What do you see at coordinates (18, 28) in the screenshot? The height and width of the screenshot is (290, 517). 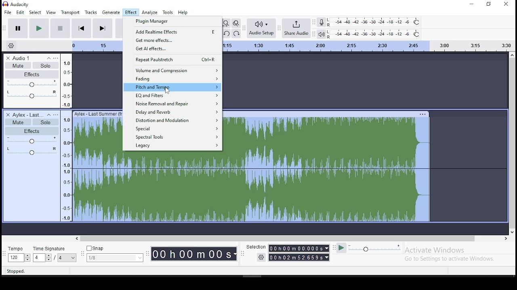 I see `pause` at bounding box center [18, 28].